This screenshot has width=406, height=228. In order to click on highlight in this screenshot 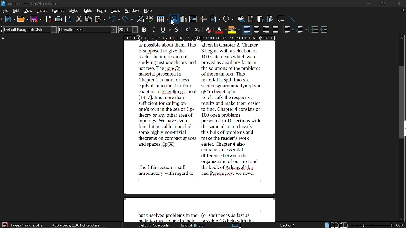, I will do `click(234, 30)`.